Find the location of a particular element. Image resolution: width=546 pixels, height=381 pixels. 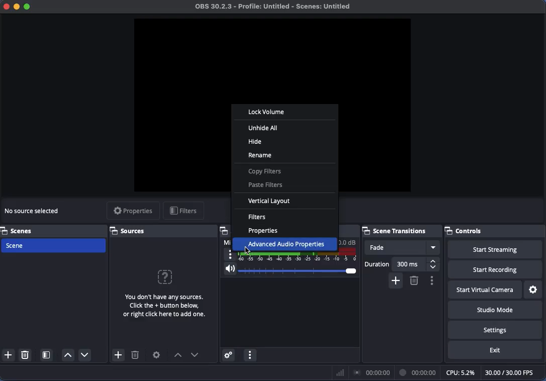

Filters is located at coordinates (184, 212).